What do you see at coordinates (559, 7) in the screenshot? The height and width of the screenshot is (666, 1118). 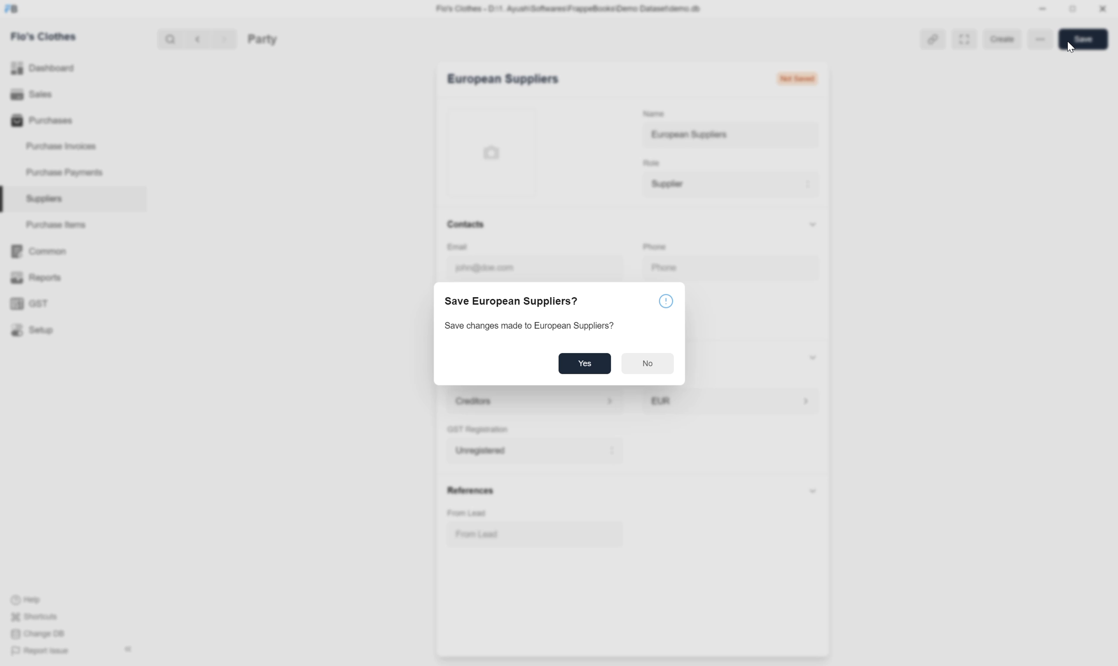 I see `Flo's Clothes - D:\1. Ayush\Softwares\FrappeBooks\Demo Dataset\demo.db` at bounding box center [559, 7].